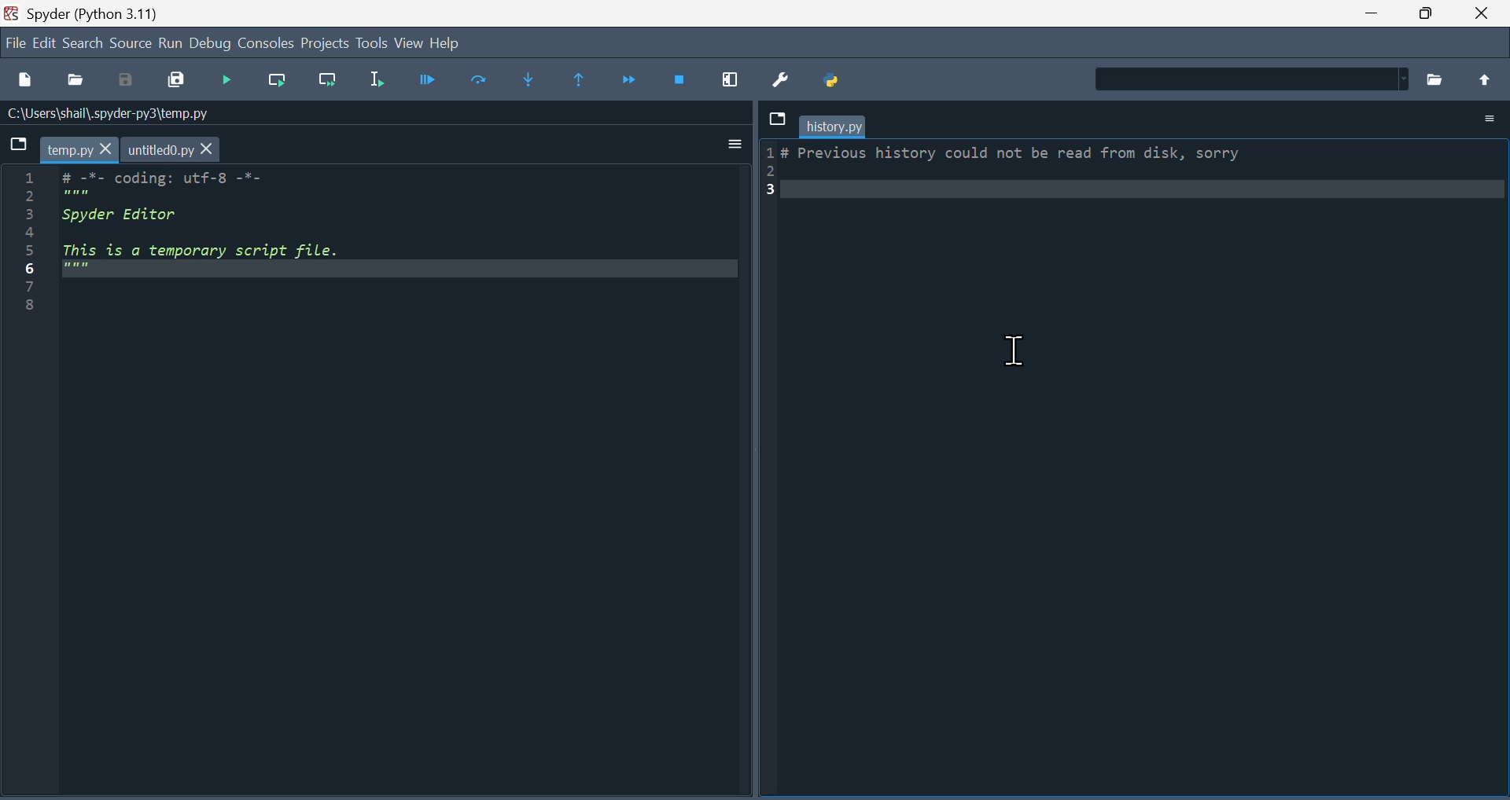 This screenshot has width=1510, height=800. Describe the element at coordinates (1485, 79) in the screenshot. I see `move up` at that location.